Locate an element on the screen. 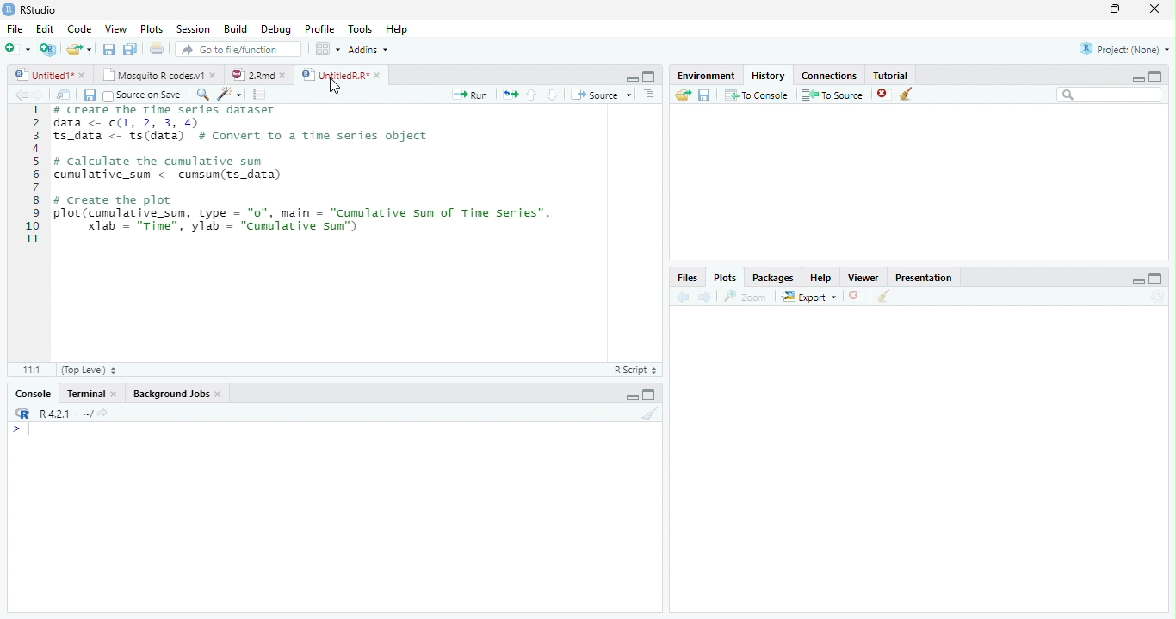  Debug is located at coordinates (279, 30).